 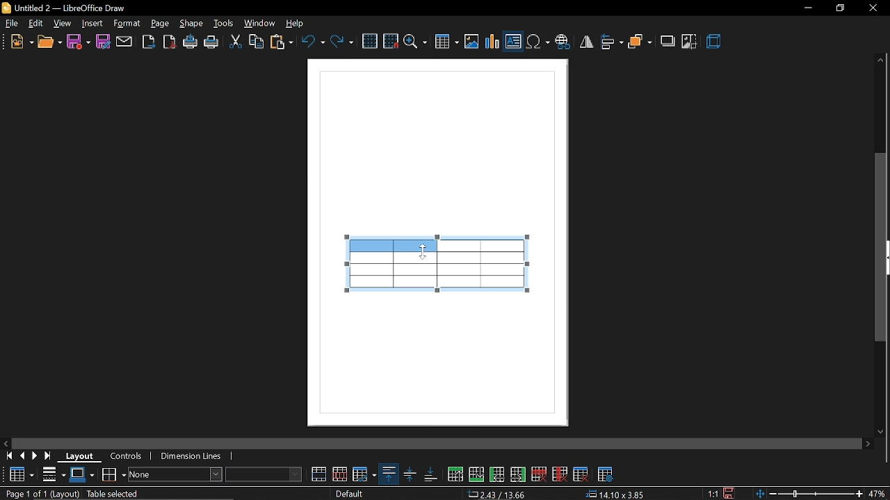 What do you see at coordinates (869, 443) in the screenshot?
I see `move right` at bounding box center [869, 443].